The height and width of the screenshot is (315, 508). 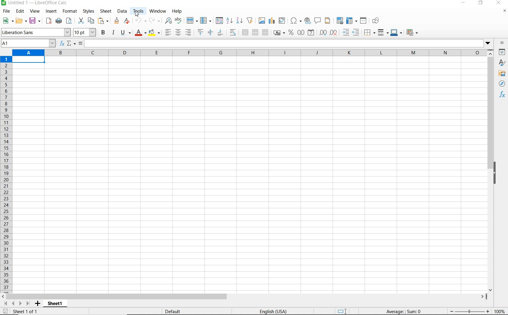 What do you see at coordinates (49, 21) in the screenshot?
I see `export as pdf` at bounding box center [49, 21].